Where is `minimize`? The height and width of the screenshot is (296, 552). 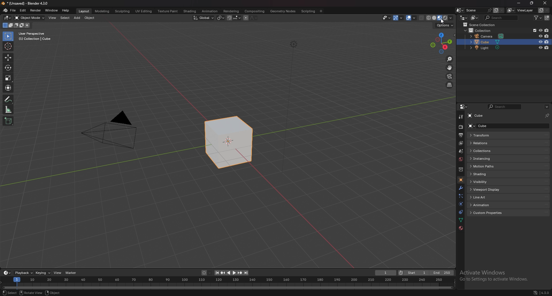
minimize is located at coordinates (519, 3).